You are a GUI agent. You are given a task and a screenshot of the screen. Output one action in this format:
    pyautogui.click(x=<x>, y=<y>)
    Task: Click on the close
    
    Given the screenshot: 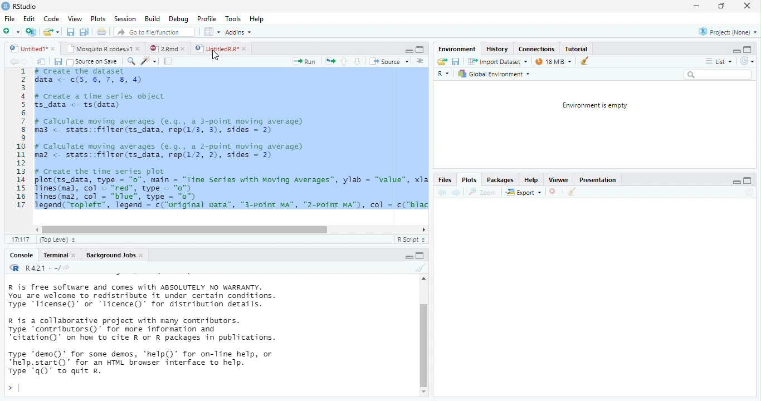 What is the action you would take?
    pyautogui.click(x=747, y=6)
    